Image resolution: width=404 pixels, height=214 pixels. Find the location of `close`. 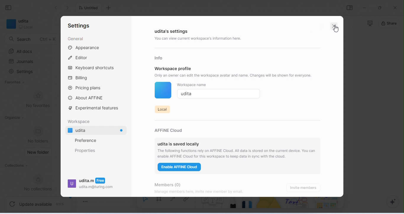

close is located at coordinates (395, 8).